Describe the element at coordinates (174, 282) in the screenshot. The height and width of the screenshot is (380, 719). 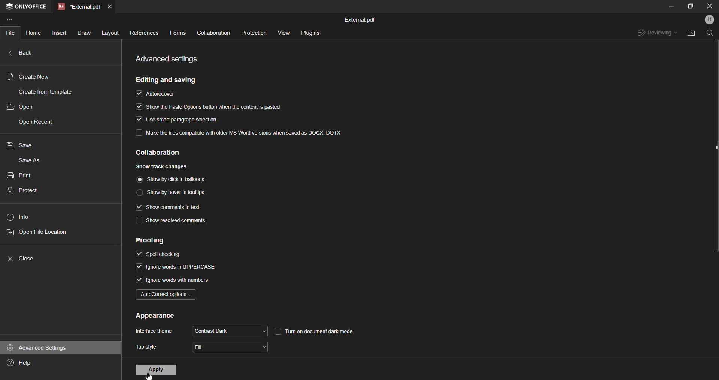
I see `ignore words with numbers` at that location.